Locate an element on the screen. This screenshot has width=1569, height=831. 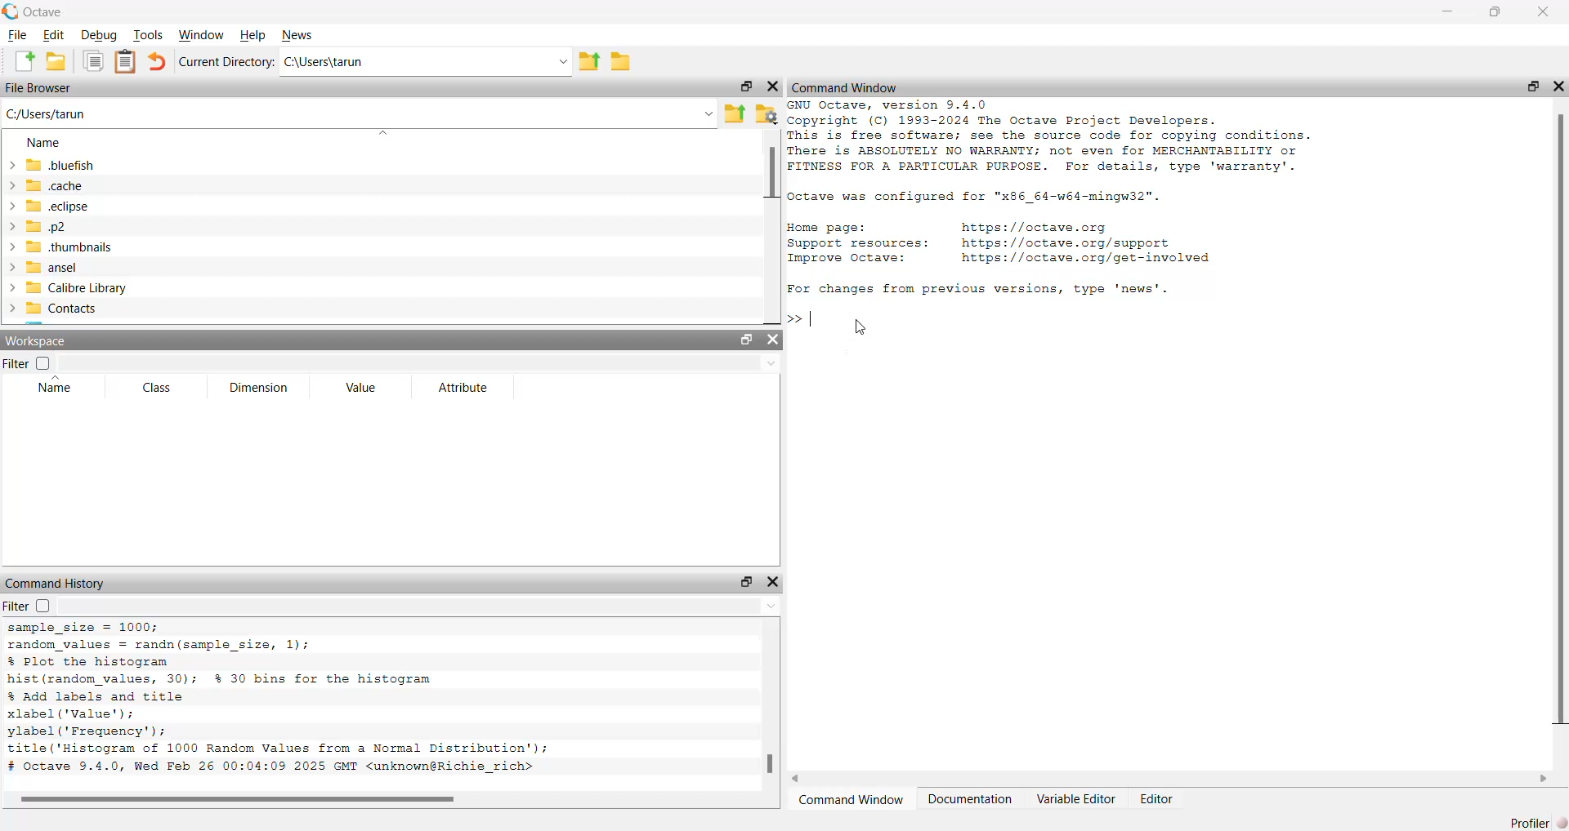
sample_size = 1000;
random_values = randn(sample_size, 1);

% Plot the histogram

hist (random_values, 30); % 30 bins for the histogram

% Add labels and title

xlabel ('Value');

ylabel (*Frequency') ;

title (‘Histogram of 1000 Random Values from a Normal Distribution’);
# Octave 9.4.0, Wed Feb 26 00:04:09 2025 GMT <unknown@Richie_rich> is located at coordinates (279, 701).